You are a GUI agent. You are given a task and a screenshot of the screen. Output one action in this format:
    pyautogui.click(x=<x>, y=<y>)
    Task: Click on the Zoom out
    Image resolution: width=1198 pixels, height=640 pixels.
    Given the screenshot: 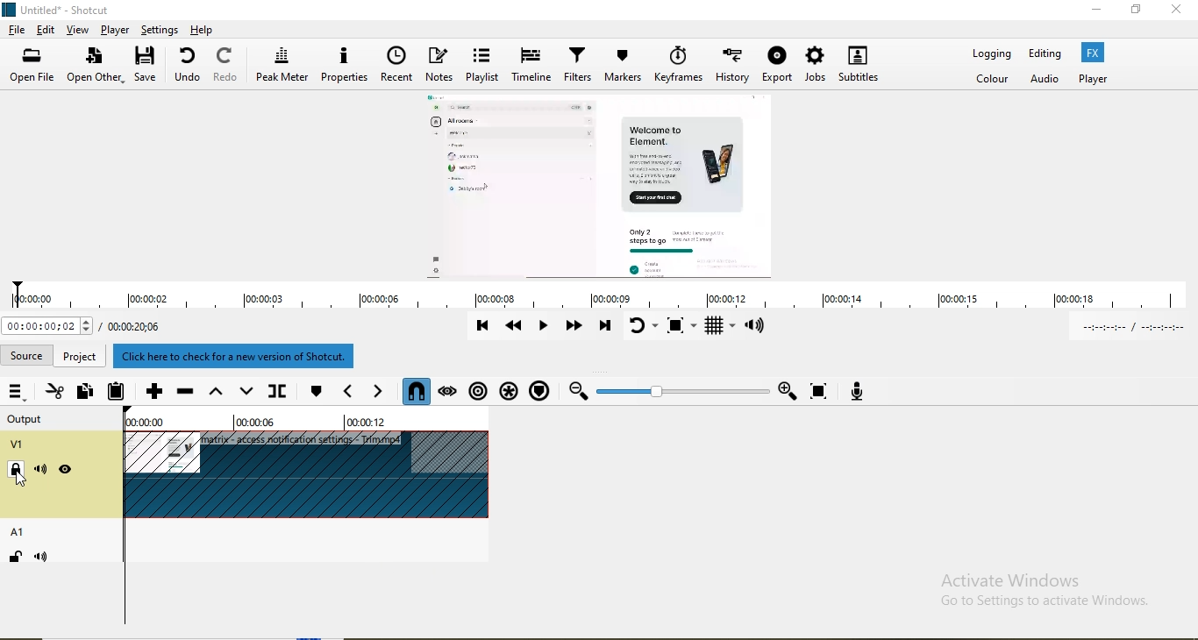 What is the action you would take?
    pyautogui.click(x=577, y=391)
    